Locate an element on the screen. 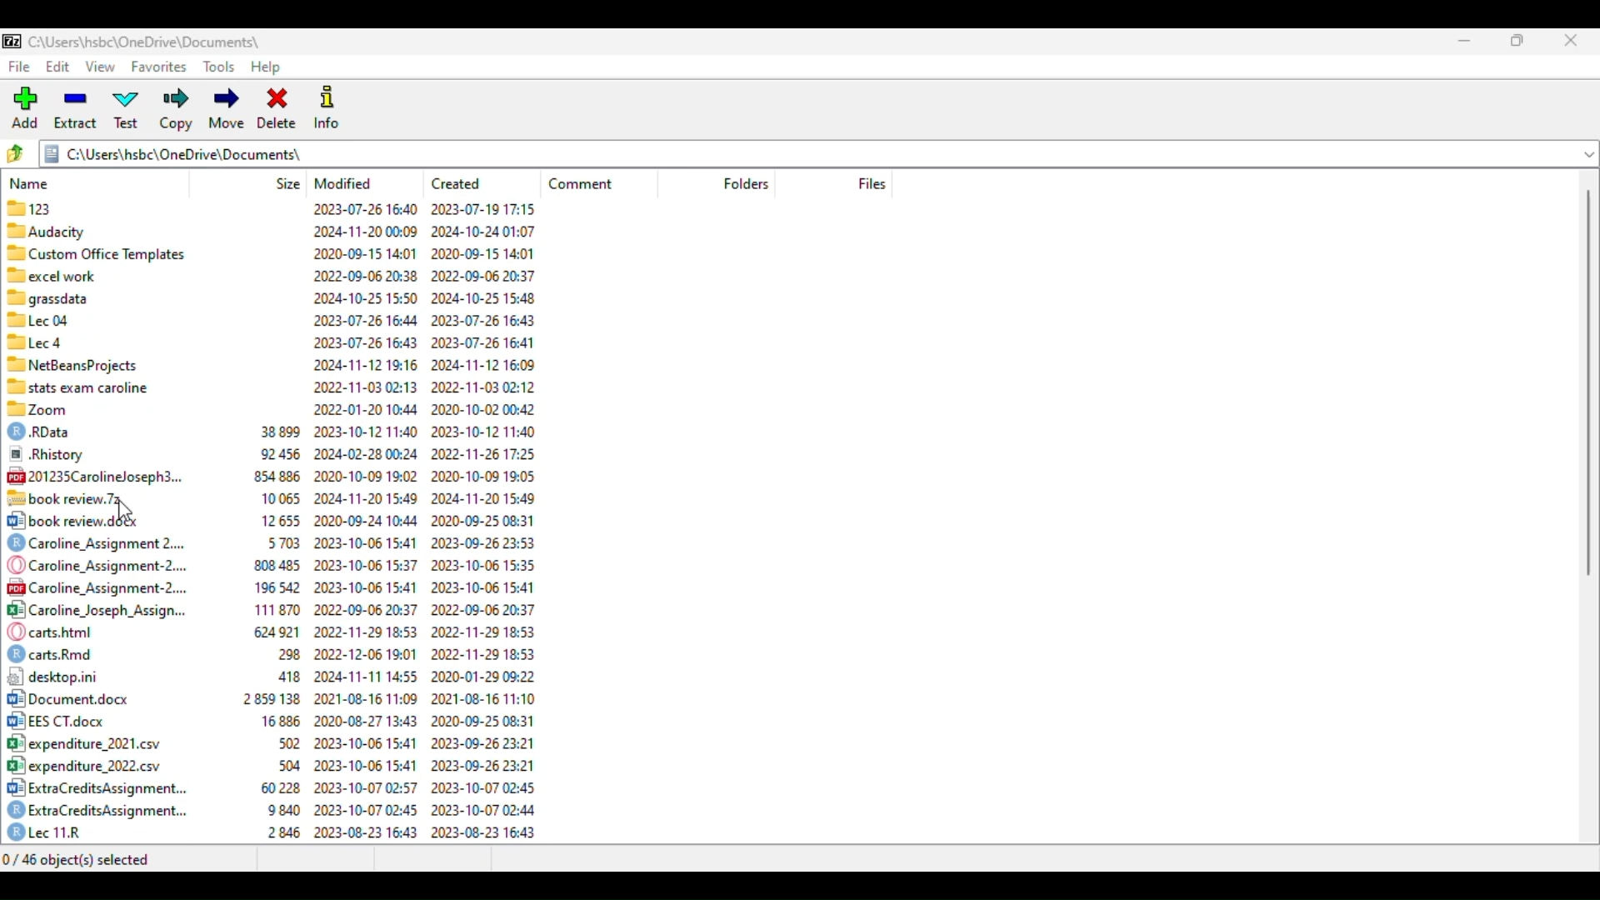 This screenshot has height=900, width=1600. ) cartsRmd 298 2022-12-06 19:01 2022-11-29 18:53 is located at coordinates (272, 653).